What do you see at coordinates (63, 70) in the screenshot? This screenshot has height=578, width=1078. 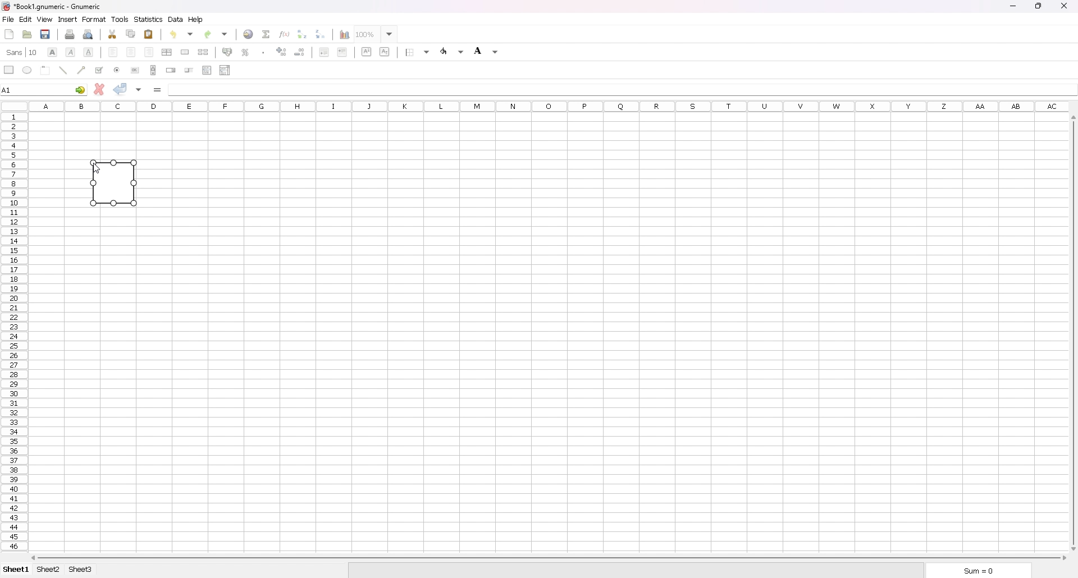 I see `line` at bounding box center [63, 70].